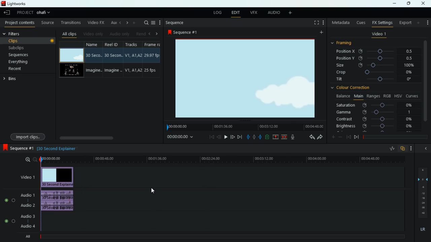 This screenshot has width=431, height=242. I want to click on zoom, so click(29, 160).